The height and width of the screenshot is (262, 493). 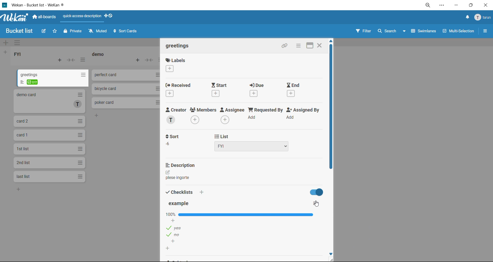 What do you see at coordinates (99, 55) in the screenshot?
I see `list title` at bounding box center [99, 55].